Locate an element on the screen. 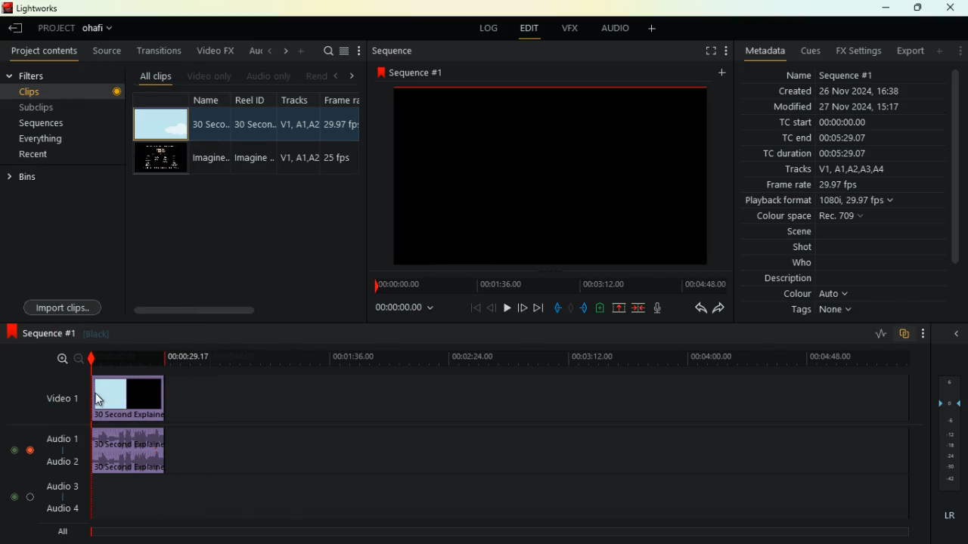 This screenshot has height=544, width=968. more is located at coordinates (724, 52).